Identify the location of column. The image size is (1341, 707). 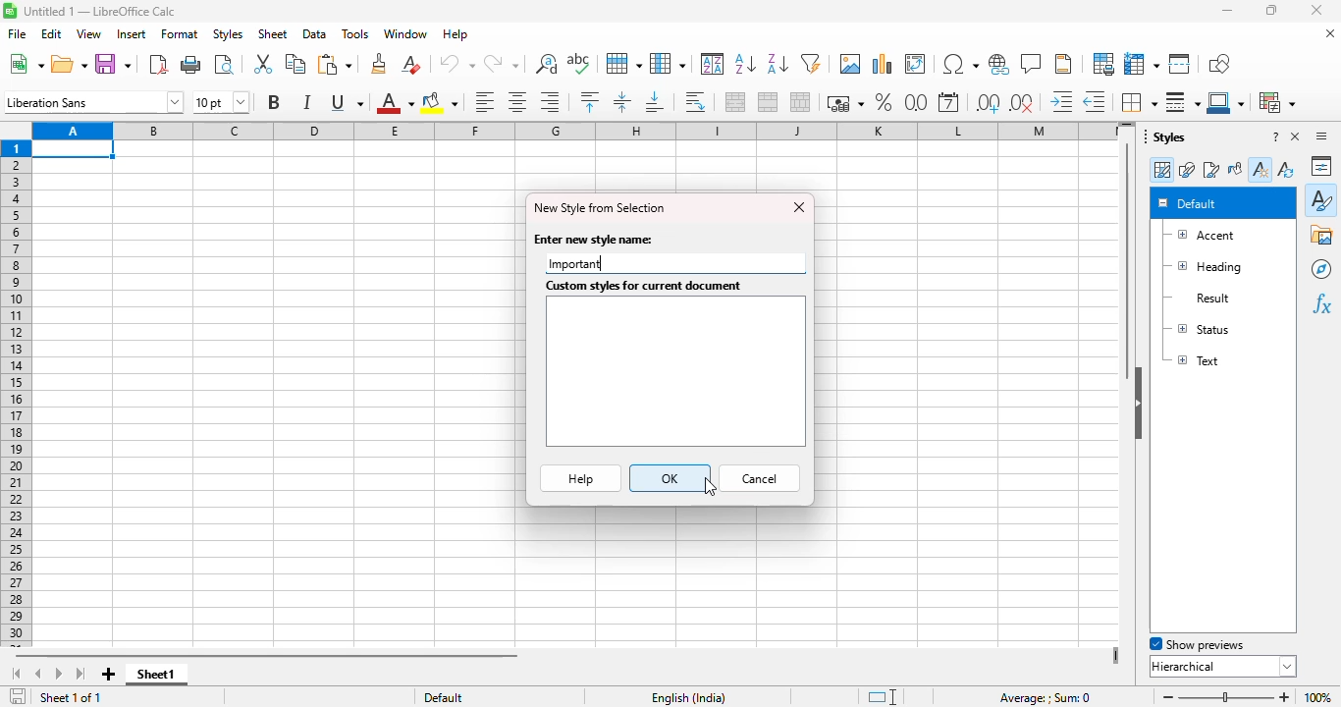
(668, 64).